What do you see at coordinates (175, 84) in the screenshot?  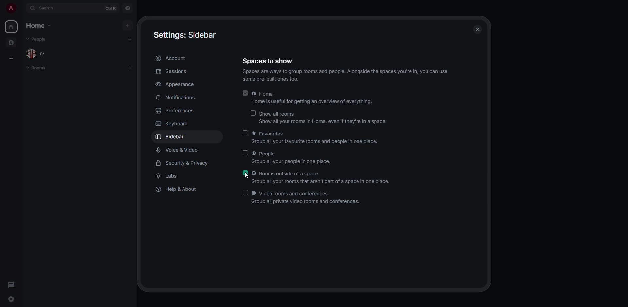 I see `appearance` at bounding box center [175, 84].